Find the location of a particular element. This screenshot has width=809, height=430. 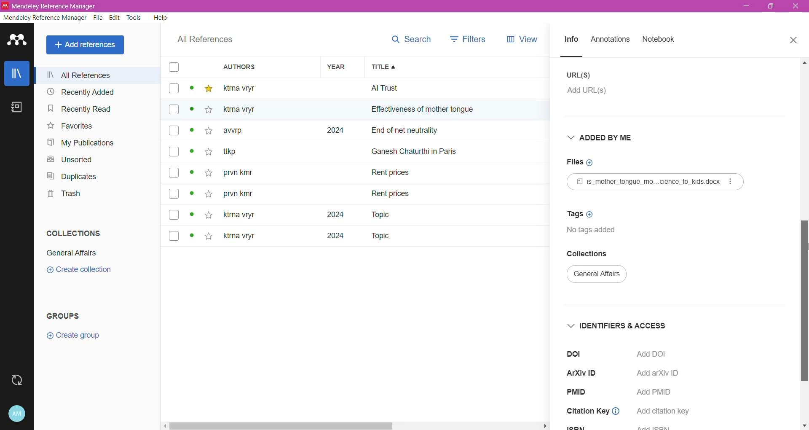

dot  is located at coordinates (192, 133).